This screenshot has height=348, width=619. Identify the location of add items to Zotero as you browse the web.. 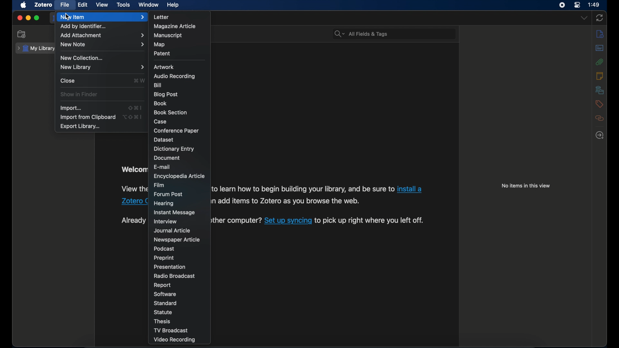
(290, 201).